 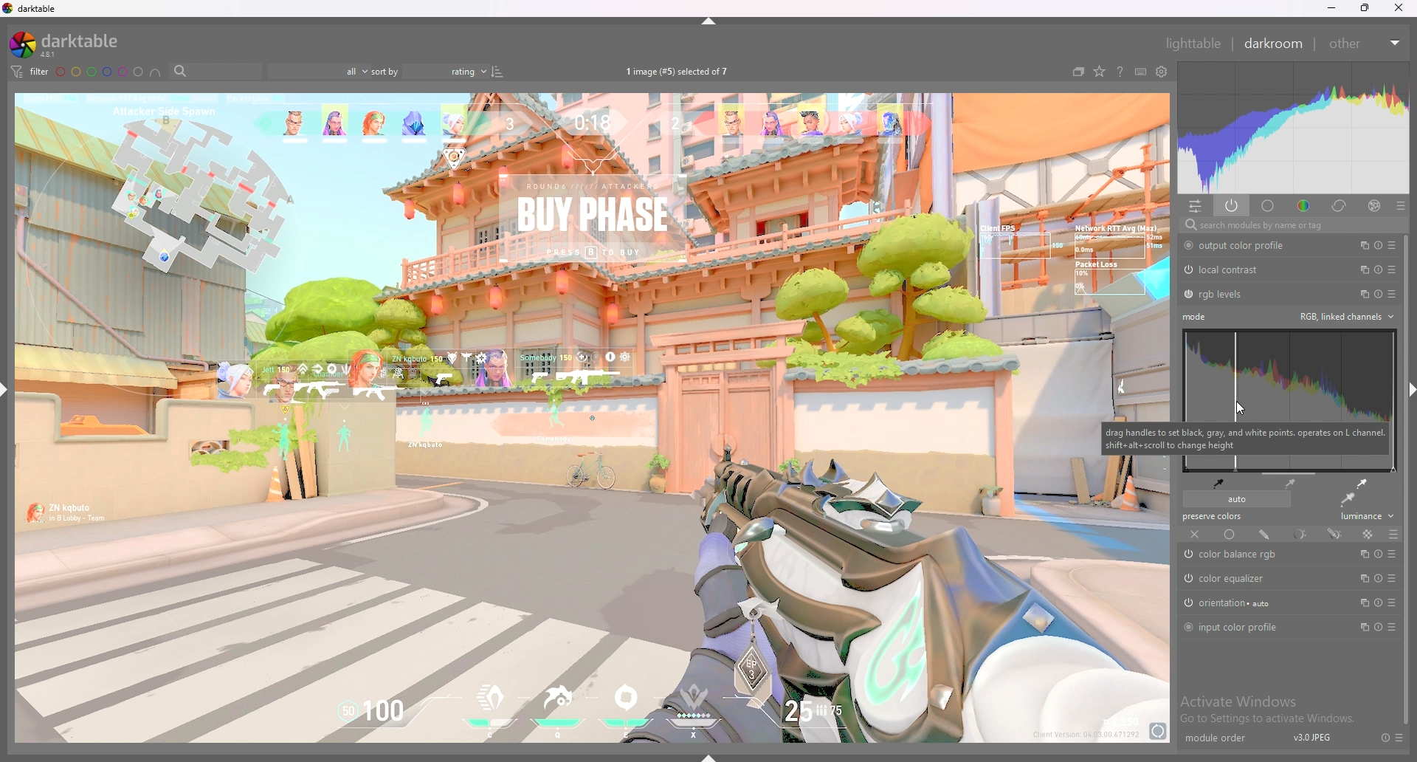 What do you see at coordinates (1231, 205) in the screenshot?
I see `show active modules` at bounding box center [1231, 205].